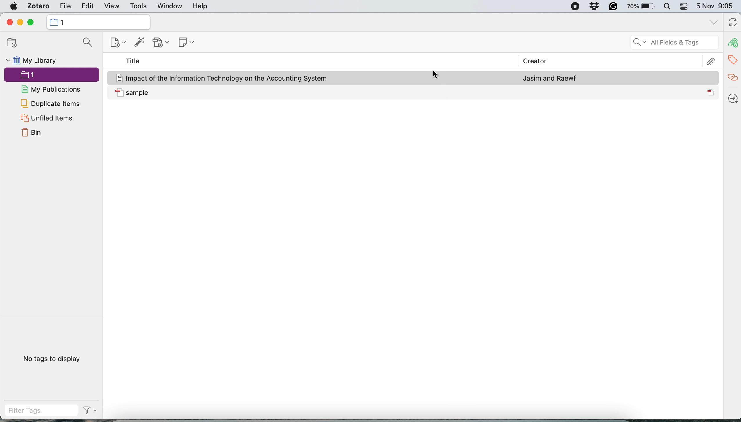 This screenshot has height=422, width=741. What do you see at coordinates (34, 133) in the screenshot?
I see `bin` at bounding box center [34, 133].